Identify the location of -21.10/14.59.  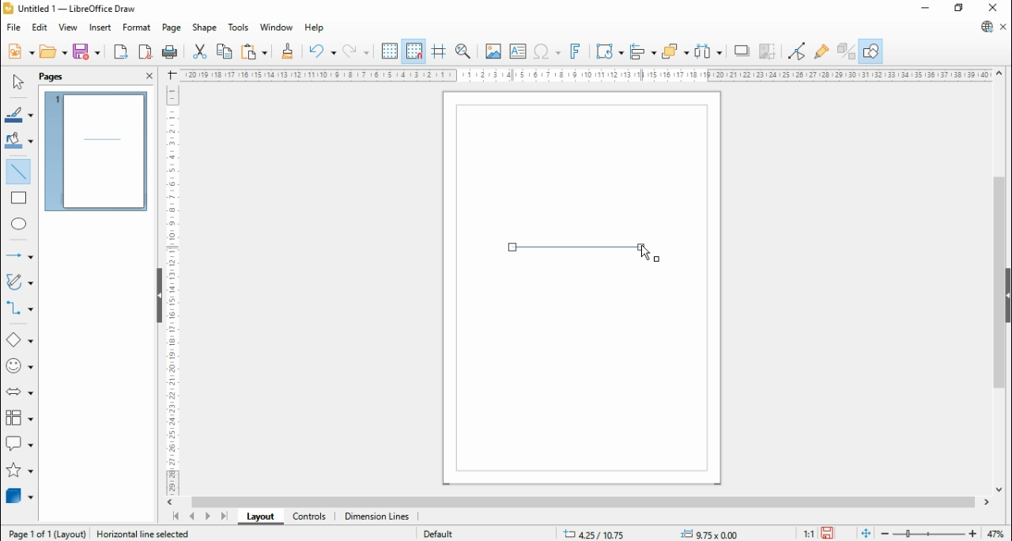
(603, 534).